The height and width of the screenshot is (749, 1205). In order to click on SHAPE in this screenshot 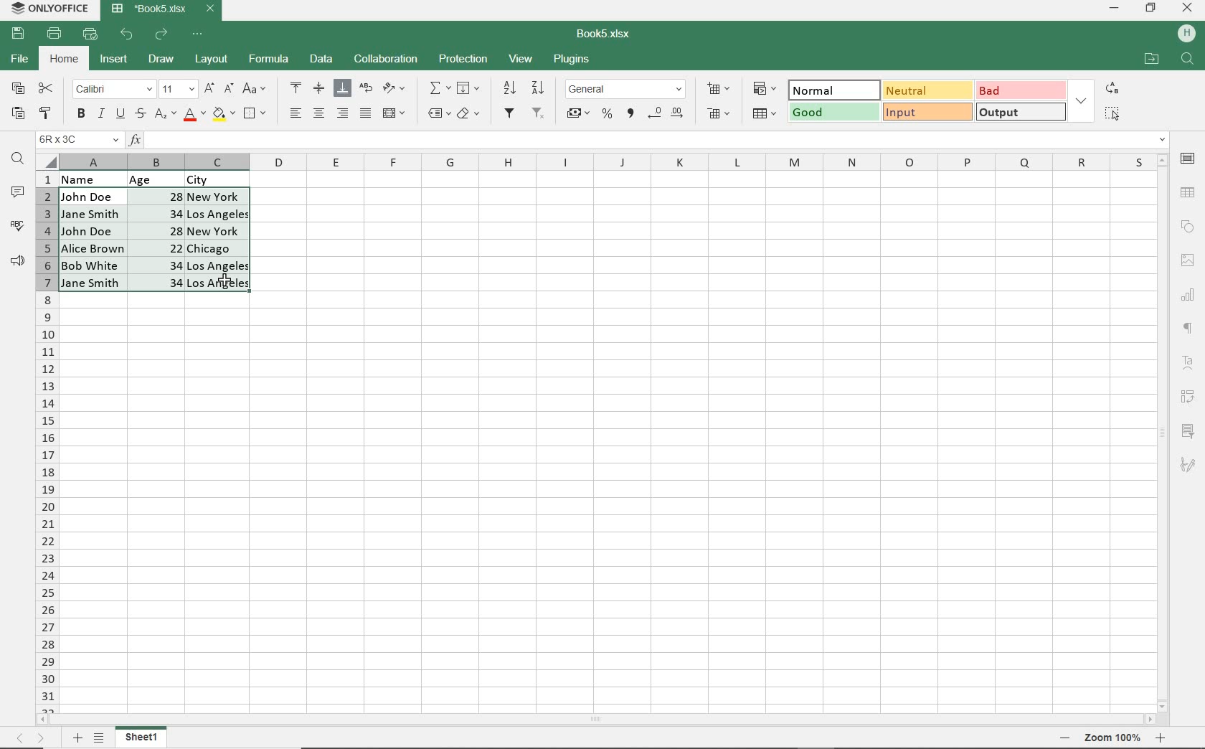, I will do `click(1187, 227)`.